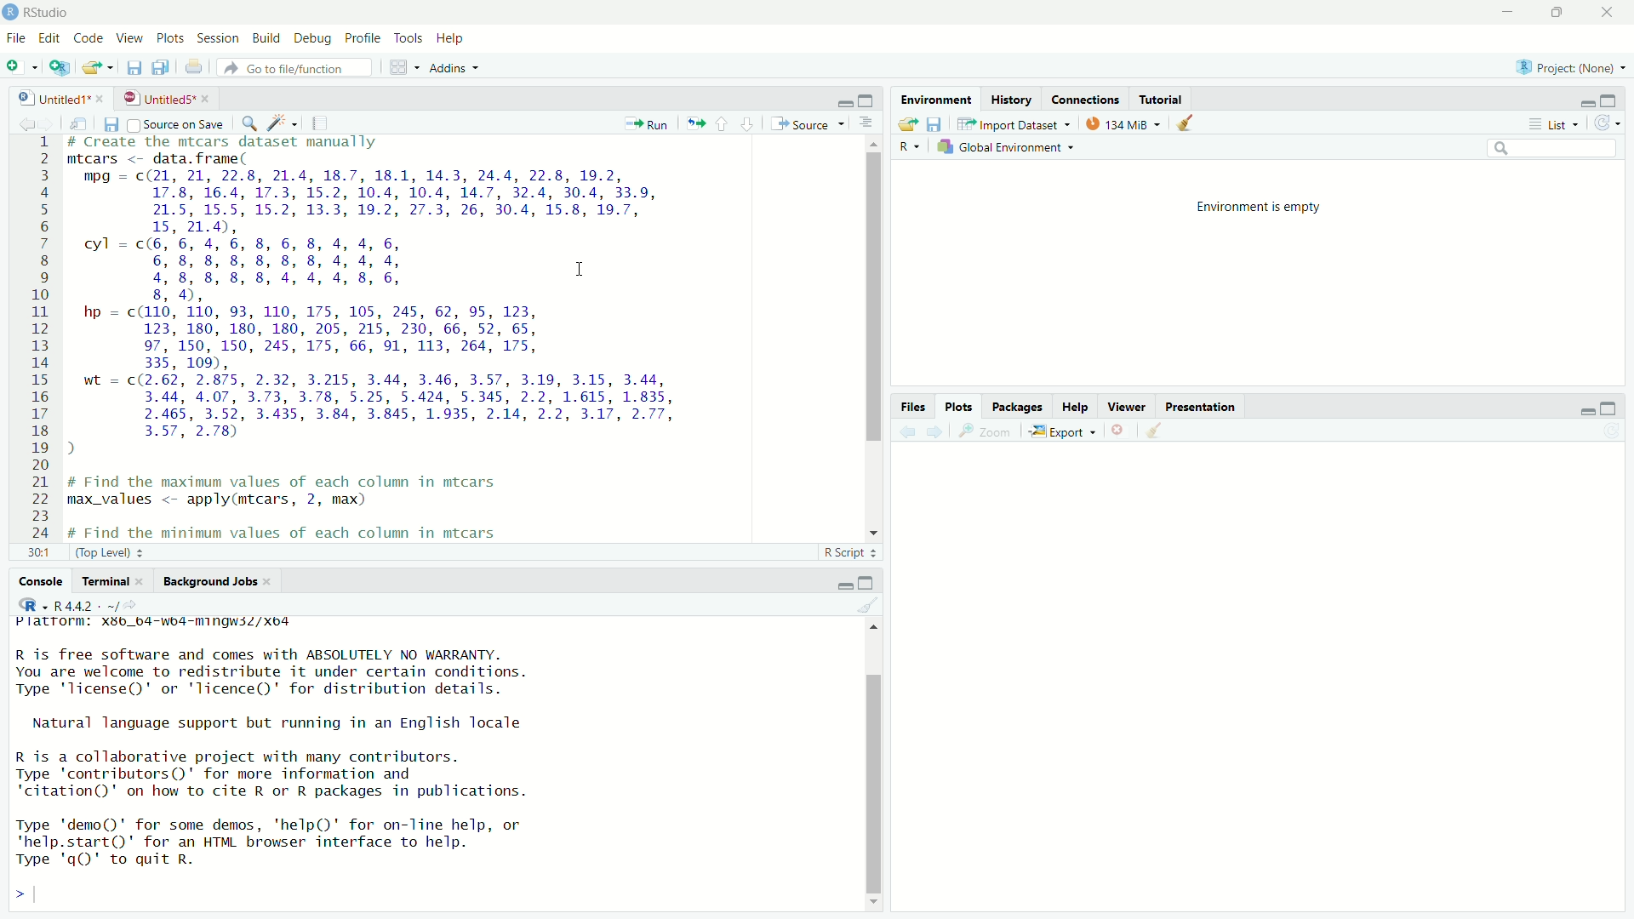 The image size is (1634, 919). I want to click on add script, so click(60, 69).